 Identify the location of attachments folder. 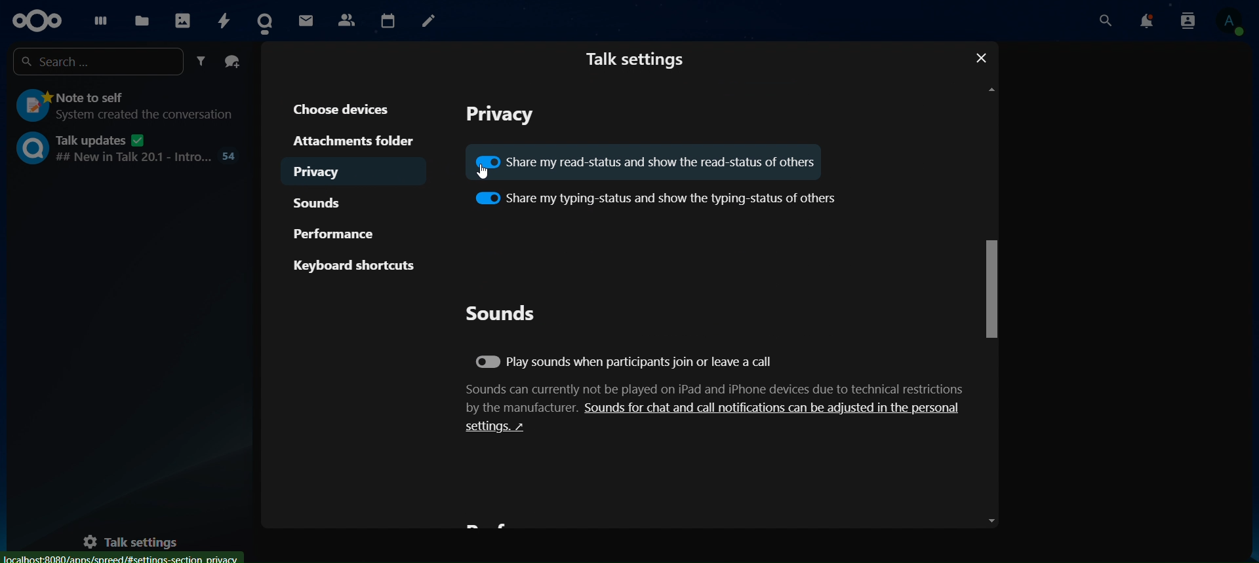
(351, 139).